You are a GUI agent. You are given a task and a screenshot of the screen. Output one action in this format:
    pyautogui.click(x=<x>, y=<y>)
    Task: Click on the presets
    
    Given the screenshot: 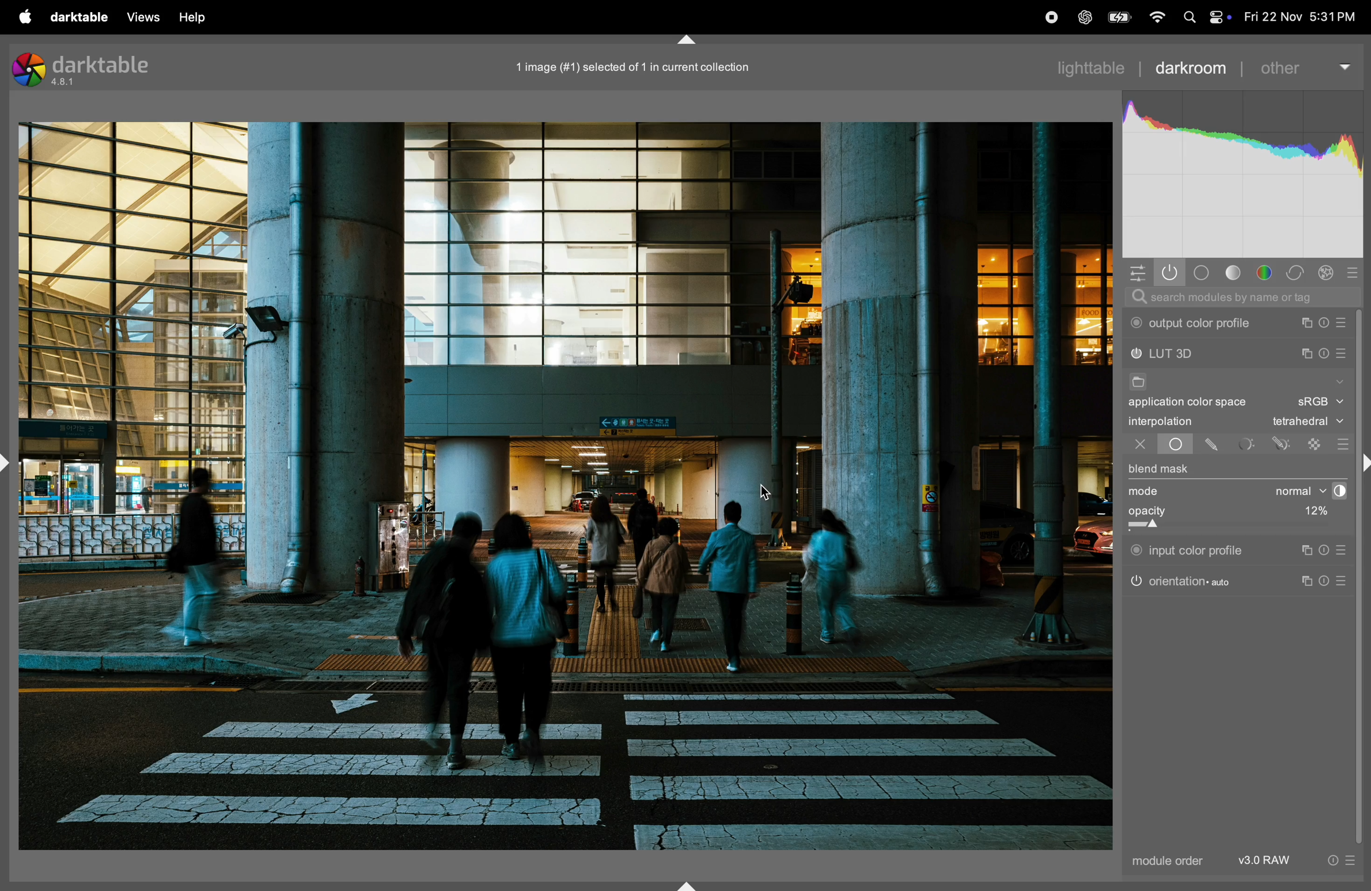 What is the action you would take?
    pyautogui.click(x=1342, y=444)
    